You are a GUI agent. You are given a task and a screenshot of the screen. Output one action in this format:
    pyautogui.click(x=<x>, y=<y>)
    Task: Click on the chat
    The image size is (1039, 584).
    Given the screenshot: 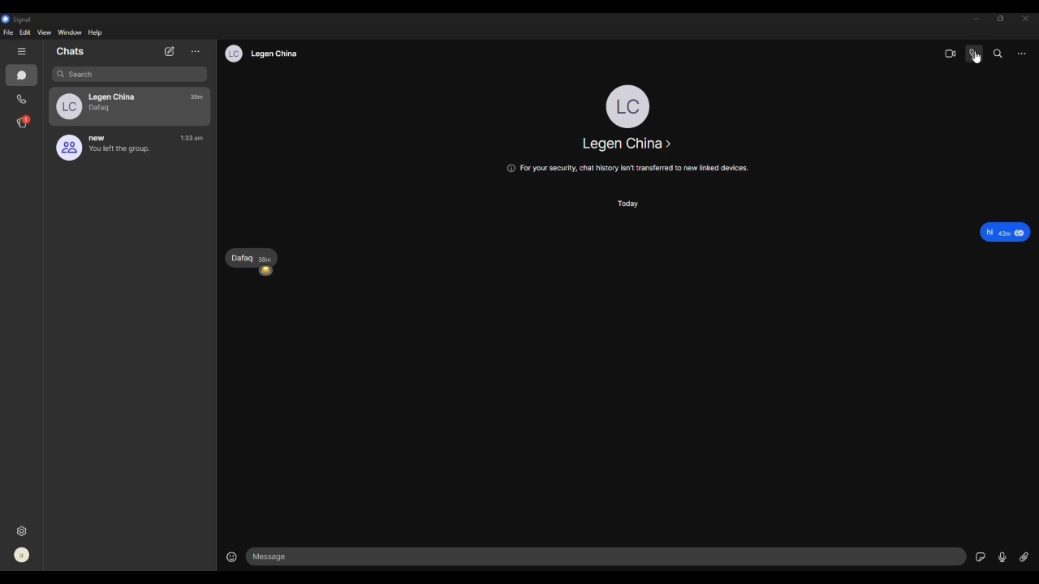 What is the action you would take?
    pyautogui.click(x=25, y=75)
    